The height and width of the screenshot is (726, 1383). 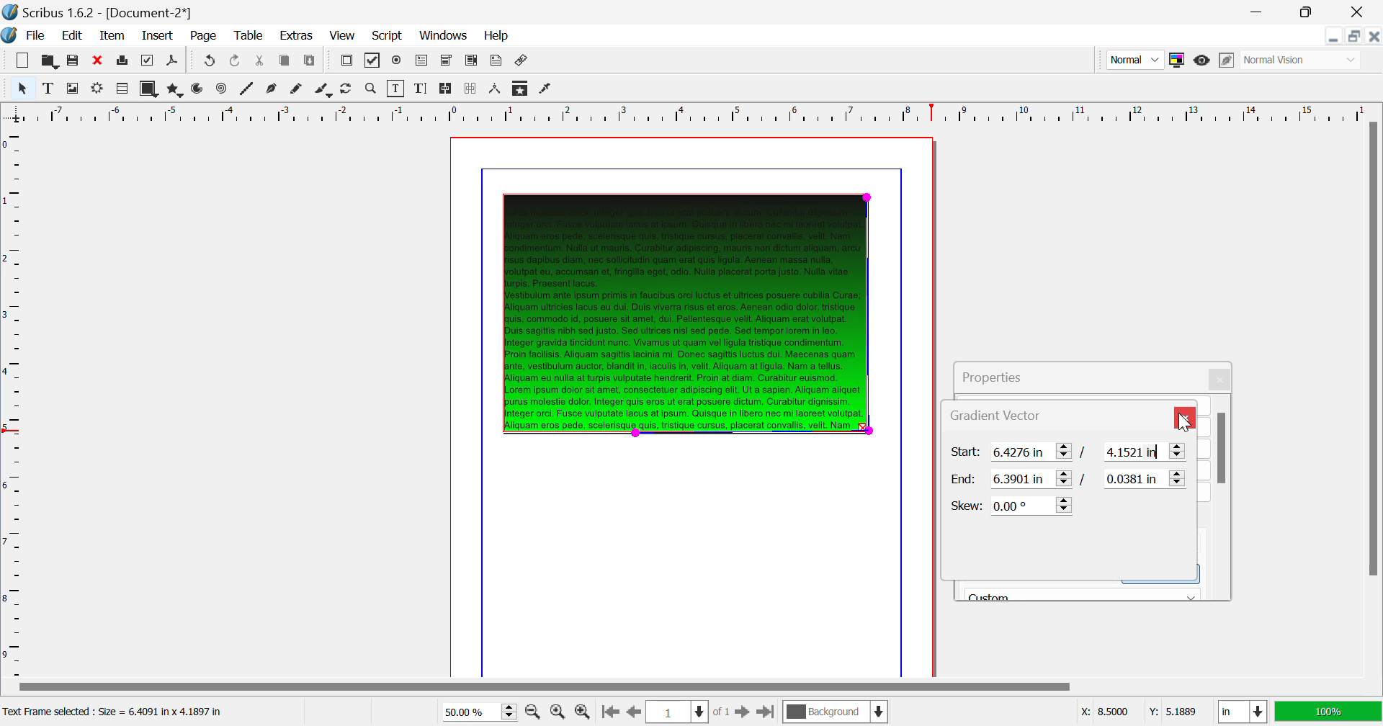 I want to click on Render Frame, so click(x=97, y=90).